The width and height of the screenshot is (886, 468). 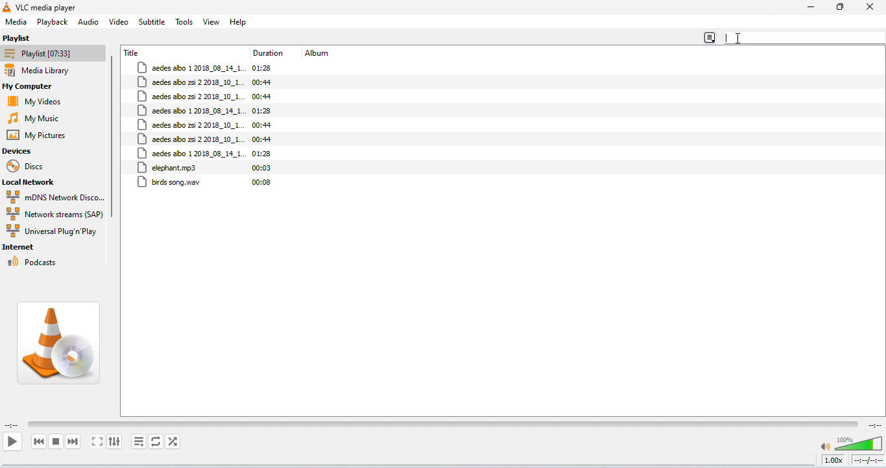 I want to click on 1.00x, so click(x=833, y=460).